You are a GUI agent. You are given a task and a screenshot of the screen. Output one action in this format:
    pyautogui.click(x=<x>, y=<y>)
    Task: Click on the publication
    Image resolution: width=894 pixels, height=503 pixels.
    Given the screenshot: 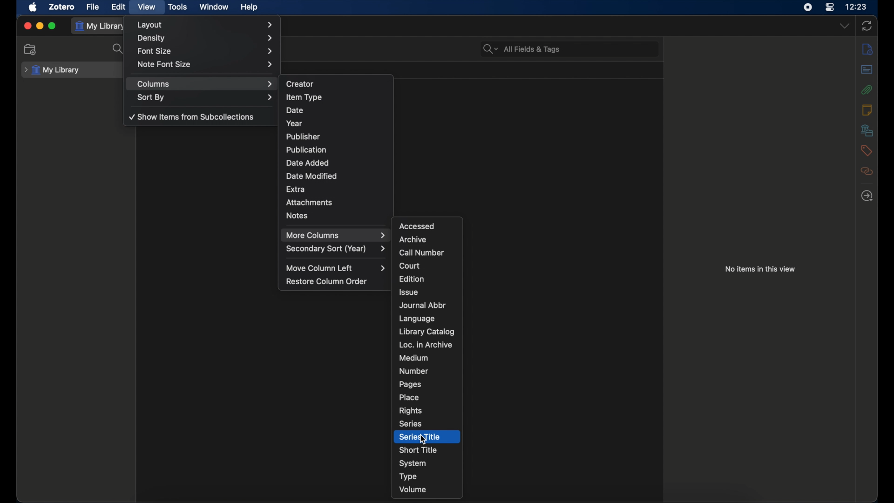 What is the action you would take?
    pyautogui.click(x=306, y=149)
    